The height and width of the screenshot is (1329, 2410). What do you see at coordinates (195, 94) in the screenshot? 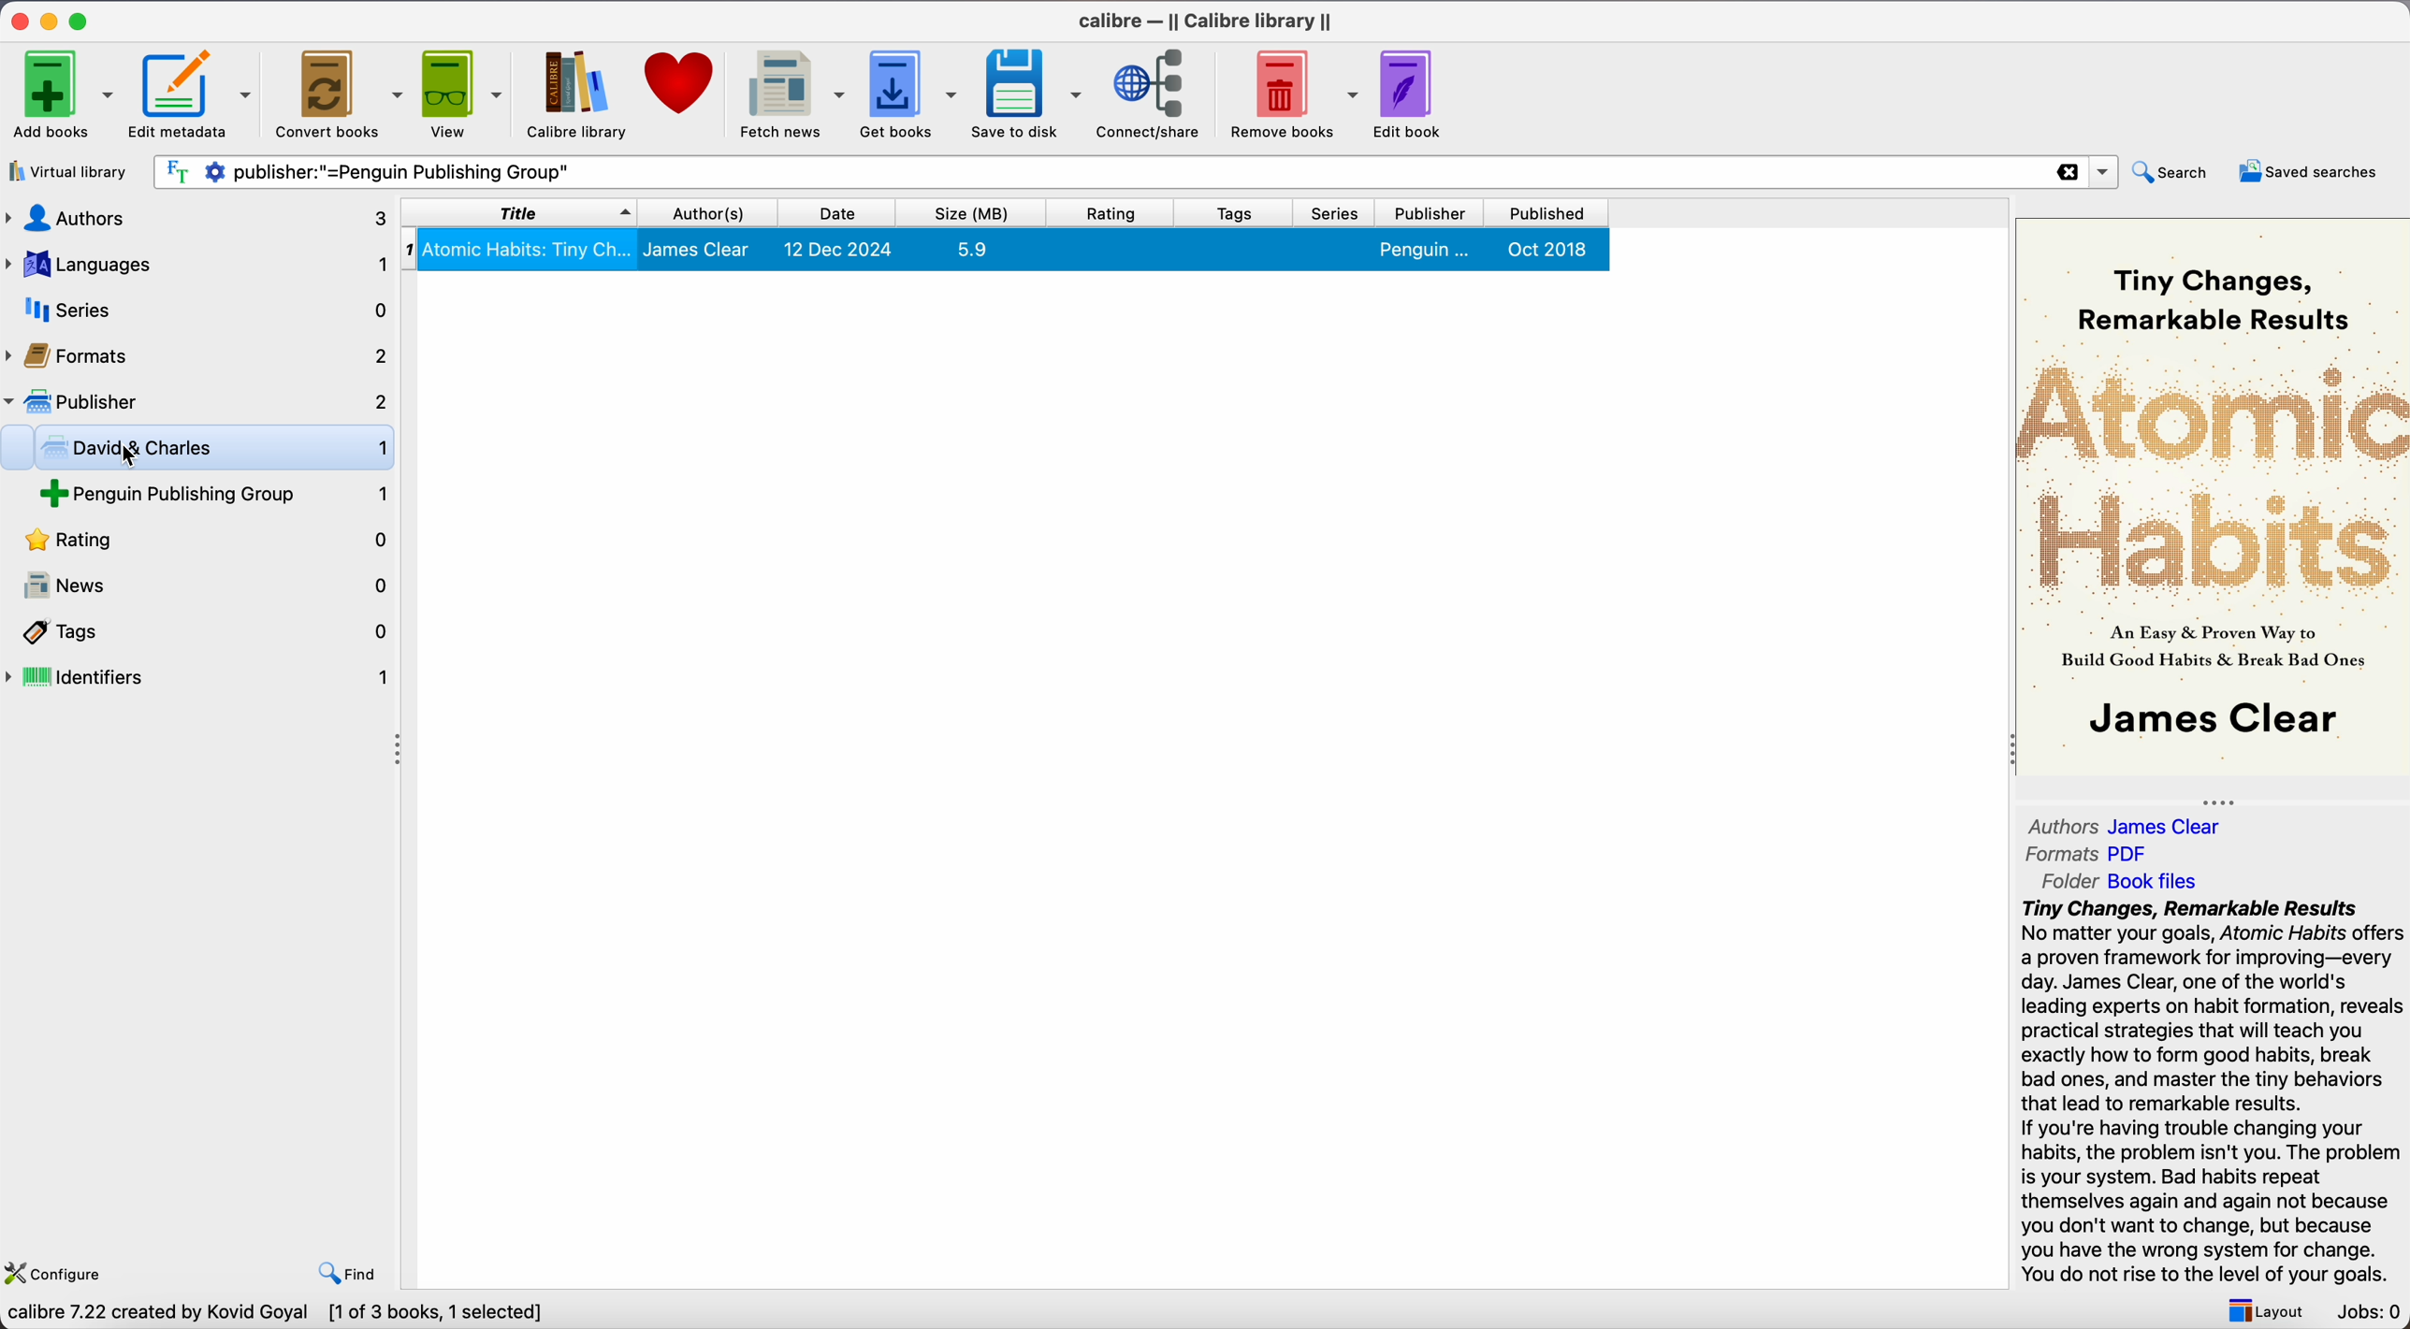
I see `edit metadata` at bounding box center [195, 94].